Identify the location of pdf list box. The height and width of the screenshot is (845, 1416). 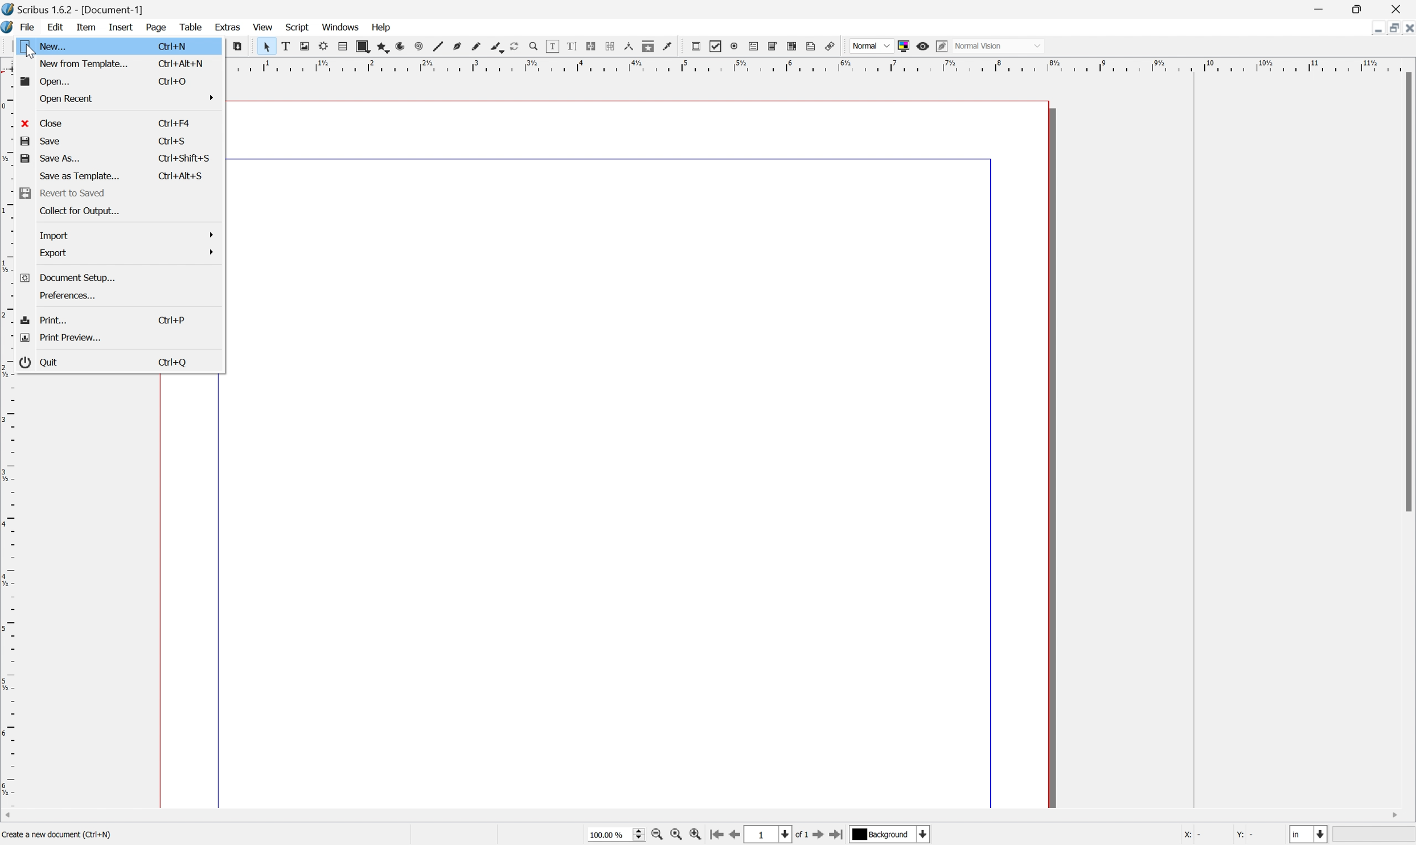
(793, 46).